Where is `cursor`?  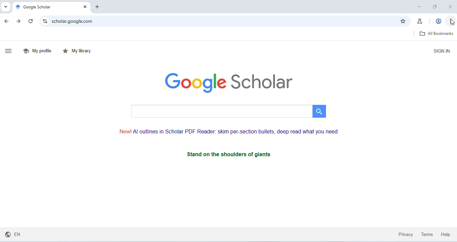 cursor is located at coordinates (451, 22).